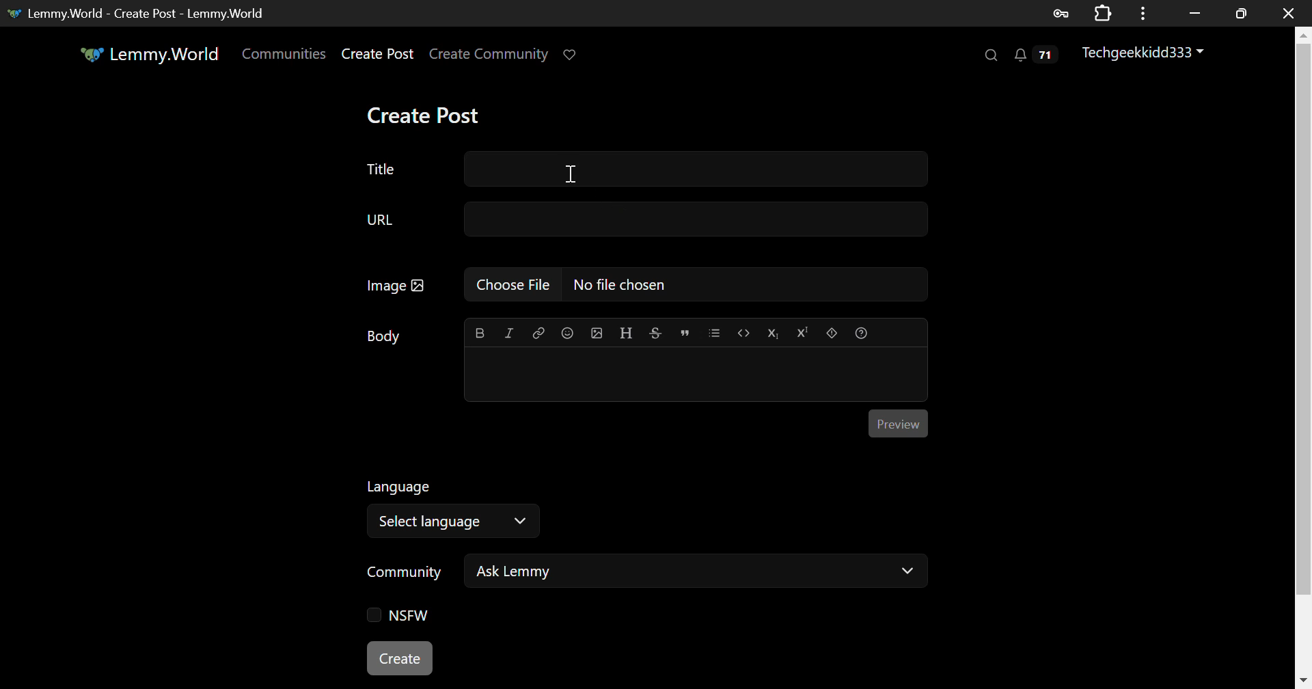  I want to click on Italic, so click(508, 334).